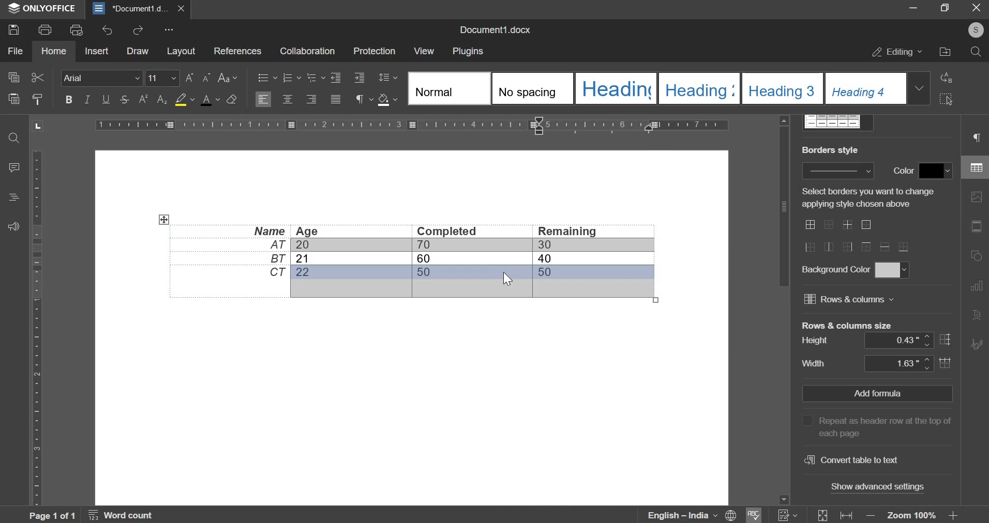 This screenshot has width=989, height=523. Describe the element at coordinates (36, 328) in the screenshot. I see `vertical scale` at that location.